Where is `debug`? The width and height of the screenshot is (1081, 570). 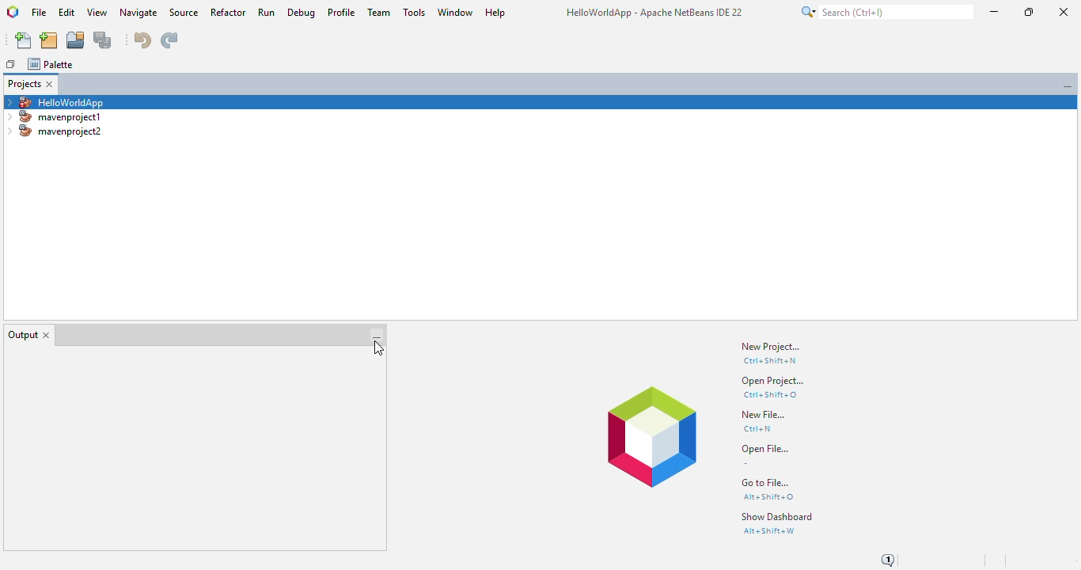 debug is located at coordinates (302, 13).